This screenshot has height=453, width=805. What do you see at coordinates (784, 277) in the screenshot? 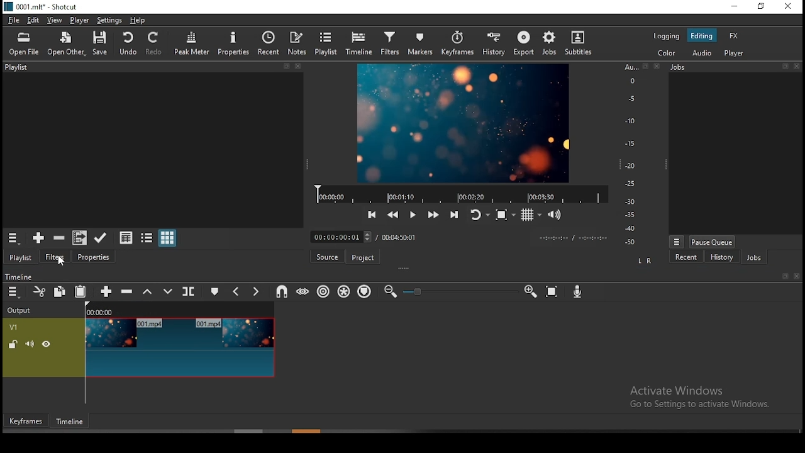
I see `book mark` at bounding box center [784, 277].